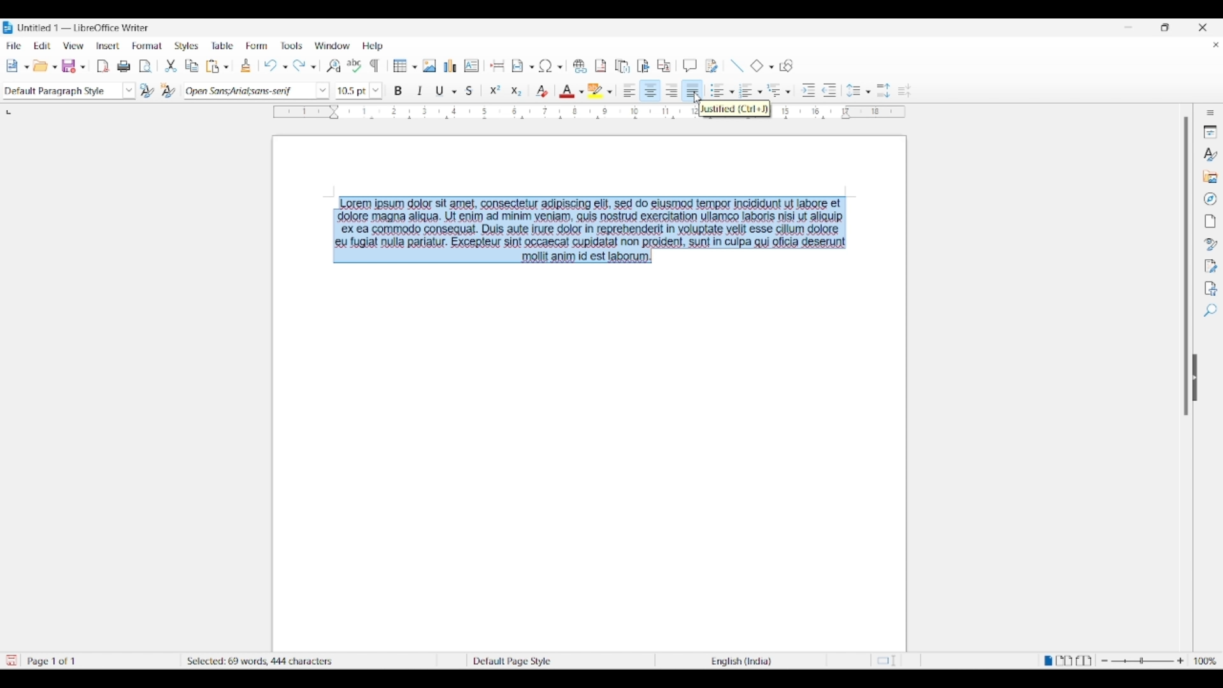  What do you see at coordinates (495, 90) in the screenshot?
I see `Superscript` at bounding box center [495, 90].